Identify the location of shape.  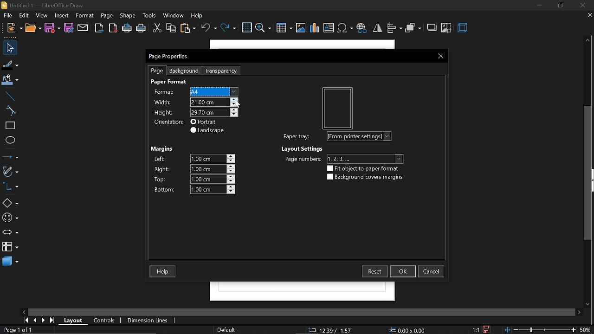
(129, 16).